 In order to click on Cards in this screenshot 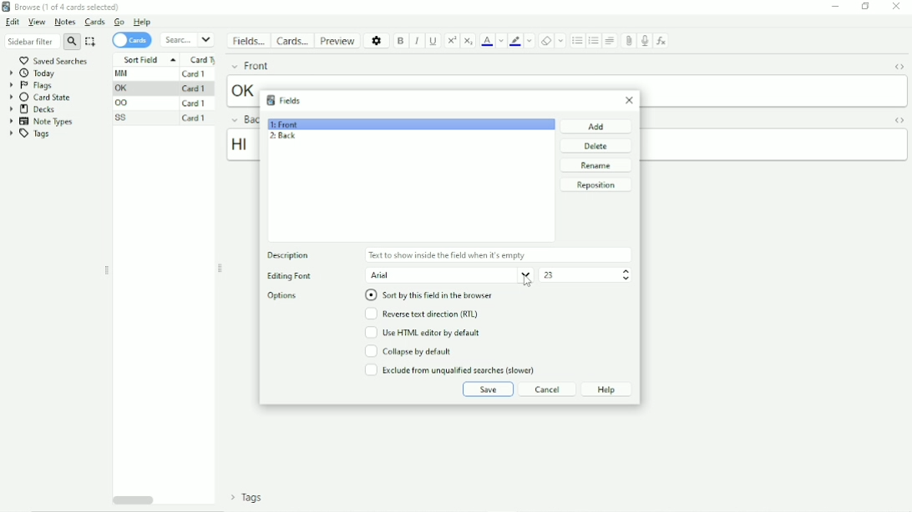, I will do `click(132, 40)`.